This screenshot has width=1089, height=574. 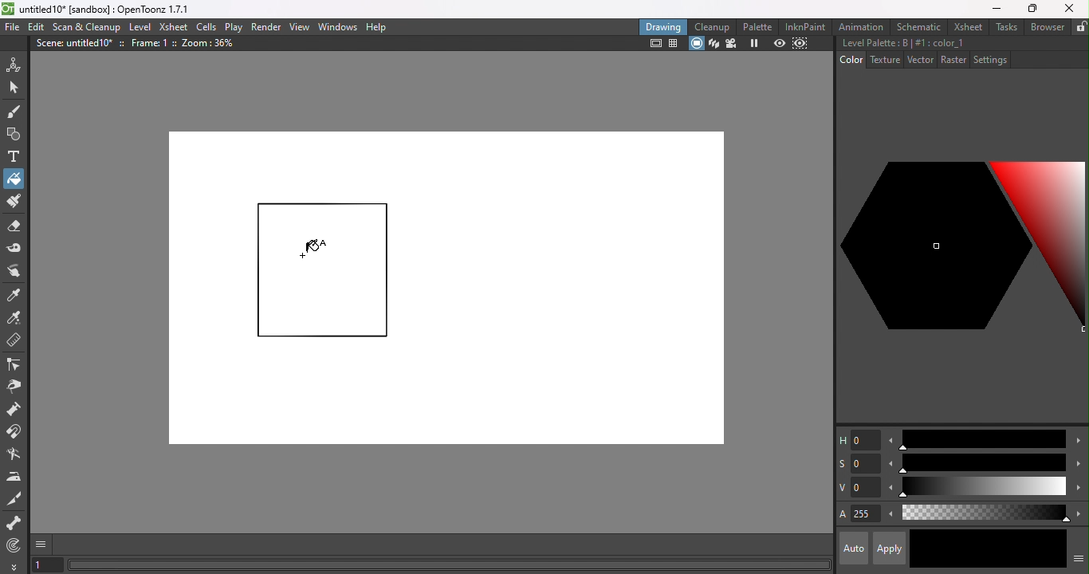 I want to click on Play, so click(x=233, y=26).